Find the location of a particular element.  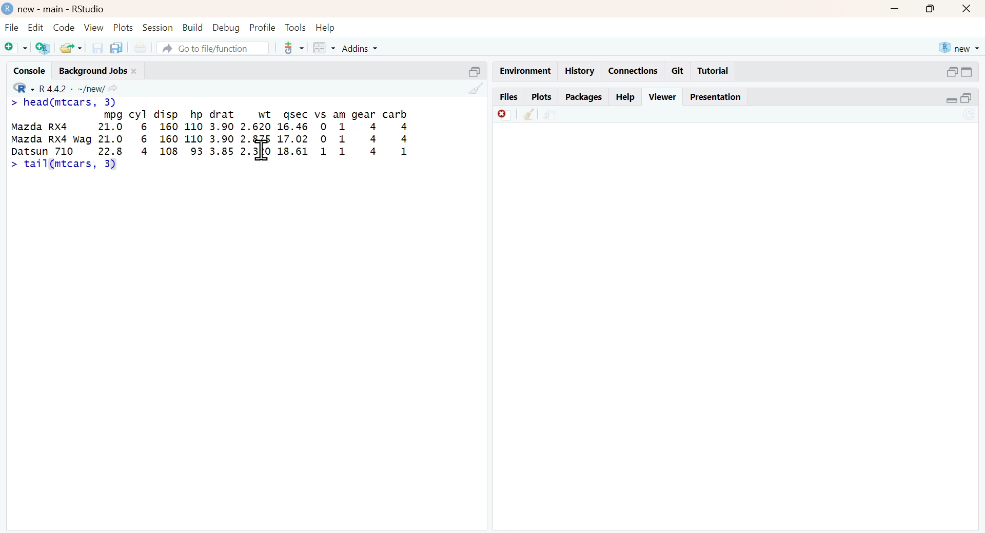

Debug is located at coordinates (225, 28).